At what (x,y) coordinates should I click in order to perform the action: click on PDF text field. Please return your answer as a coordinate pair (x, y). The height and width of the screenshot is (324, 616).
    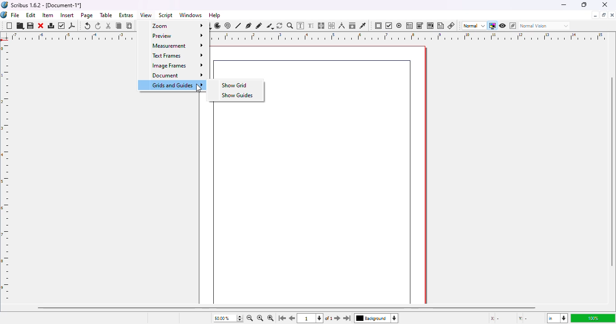
    Looking at the image, I should click on (409, 25).